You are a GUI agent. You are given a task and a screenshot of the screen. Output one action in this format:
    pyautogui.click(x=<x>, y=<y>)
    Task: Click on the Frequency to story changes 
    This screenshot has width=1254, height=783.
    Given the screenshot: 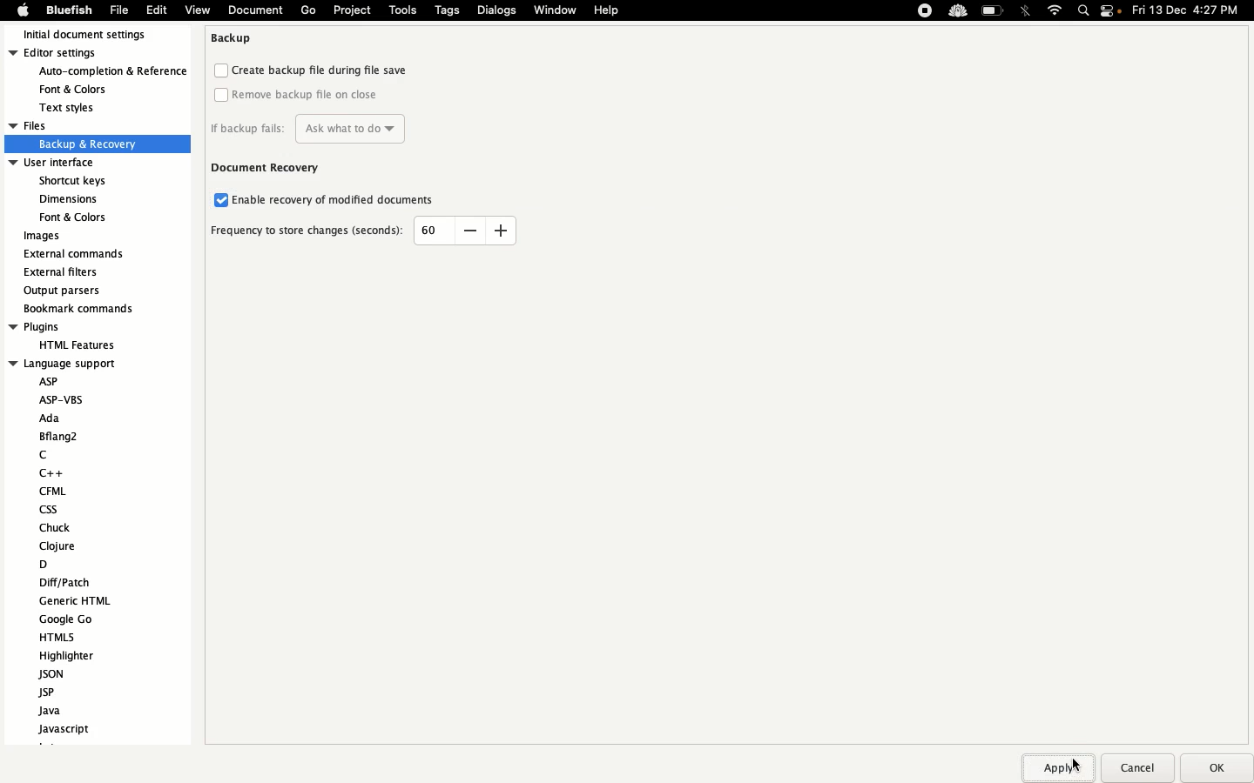 What is the action you would take?
    pyautogui.click(x=310, y=232)
    